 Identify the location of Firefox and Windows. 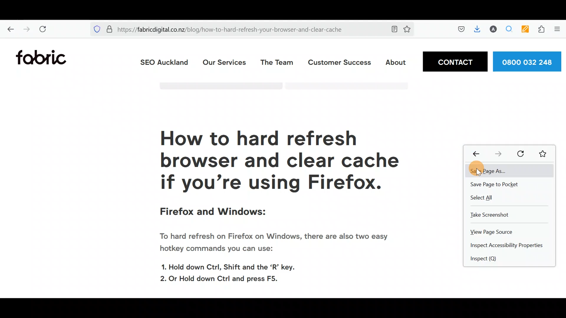
(213, 213).